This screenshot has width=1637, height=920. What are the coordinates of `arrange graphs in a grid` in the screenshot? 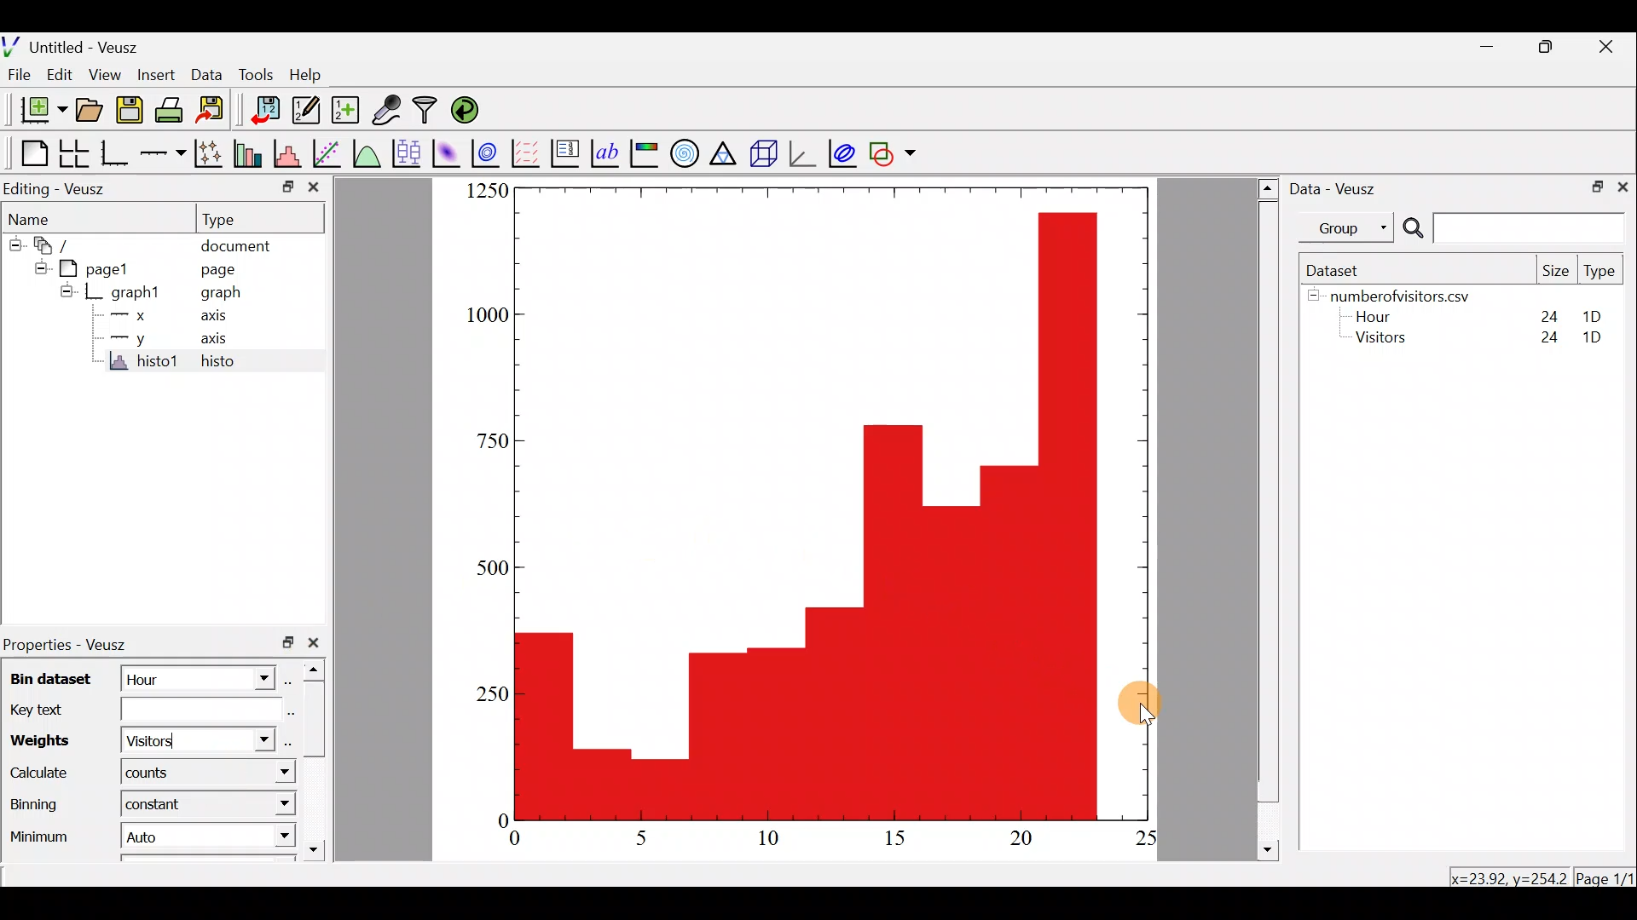 It's located at (73, 153).